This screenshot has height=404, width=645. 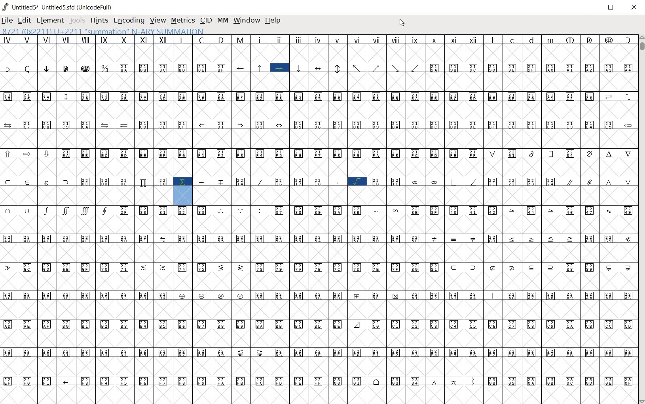 What do you see at coordinates (318, 267) in the screenshot?
I see `special symbols` at bounding box center [318, 267].